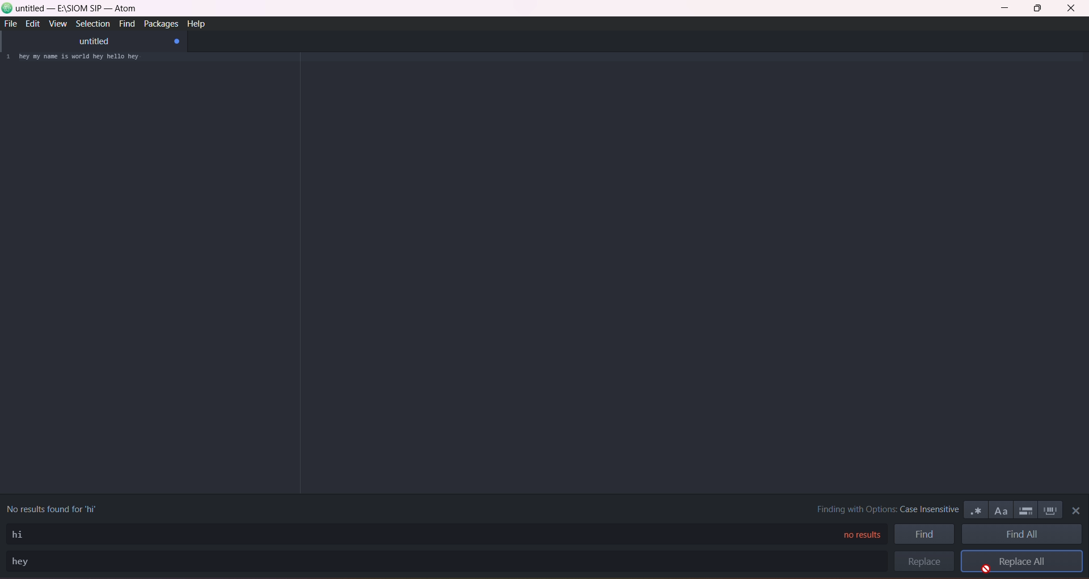 The image size is (1089, 579). I want to click on find all, so click(1024, 534).